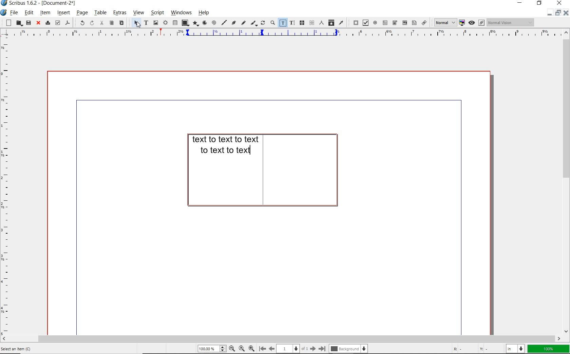 Image resolution: width=570 pixels, height=354 pixels. Describe the element at coordinates (510, 23) in the screenshot. I see `Normal Vision` at that location.